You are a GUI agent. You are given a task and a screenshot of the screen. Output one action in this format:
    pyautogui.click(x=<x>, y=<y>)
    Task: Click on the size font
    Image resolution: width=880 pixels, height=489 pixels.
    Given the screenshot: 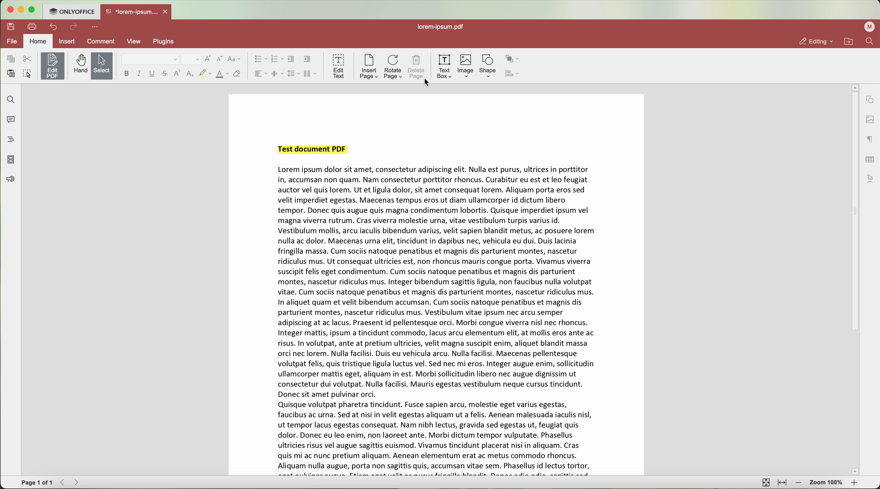 What is the action you would take?
    pyautogui.click(x=191, y=59)
    